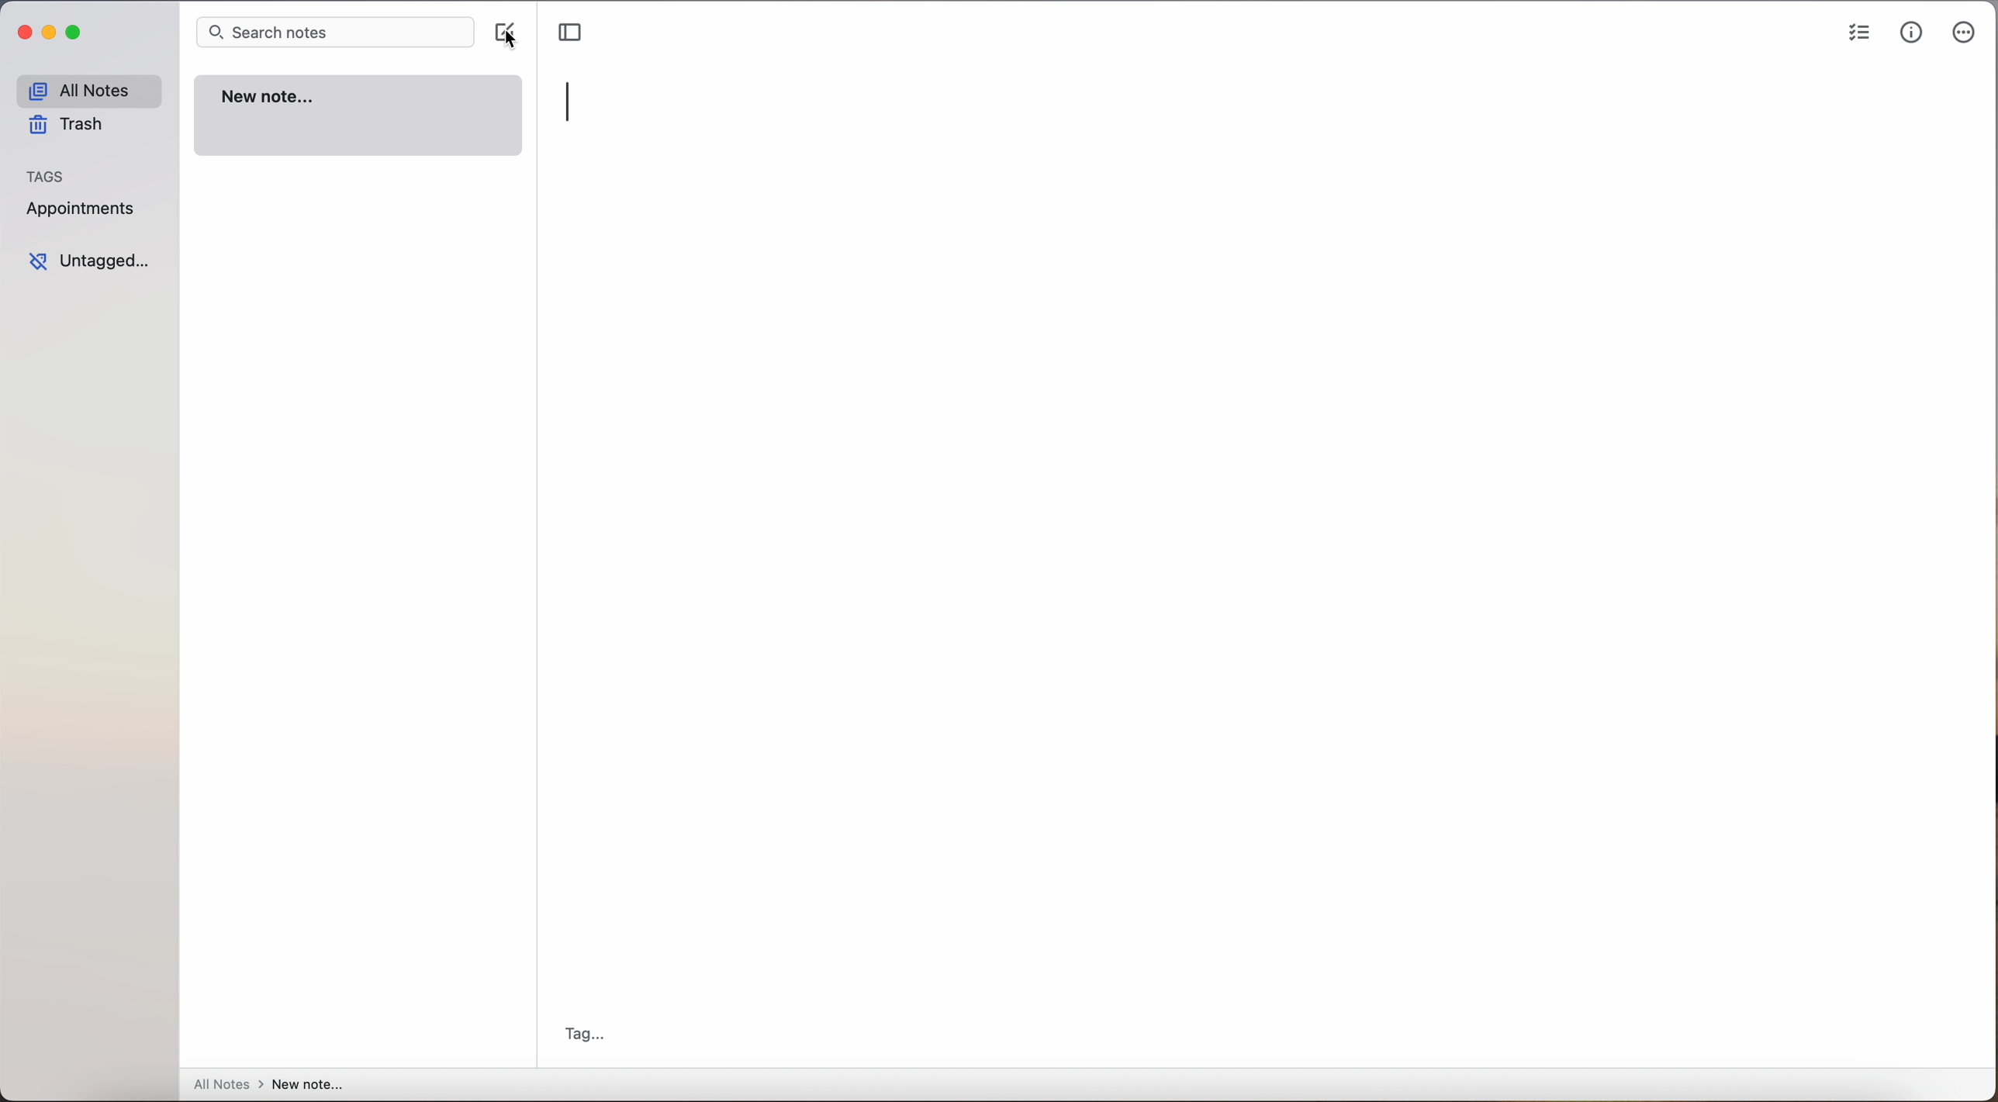 Image resolution: width=1998 pixels, height=1102 pixels. I want to click on click on create note, so click(508, 36).